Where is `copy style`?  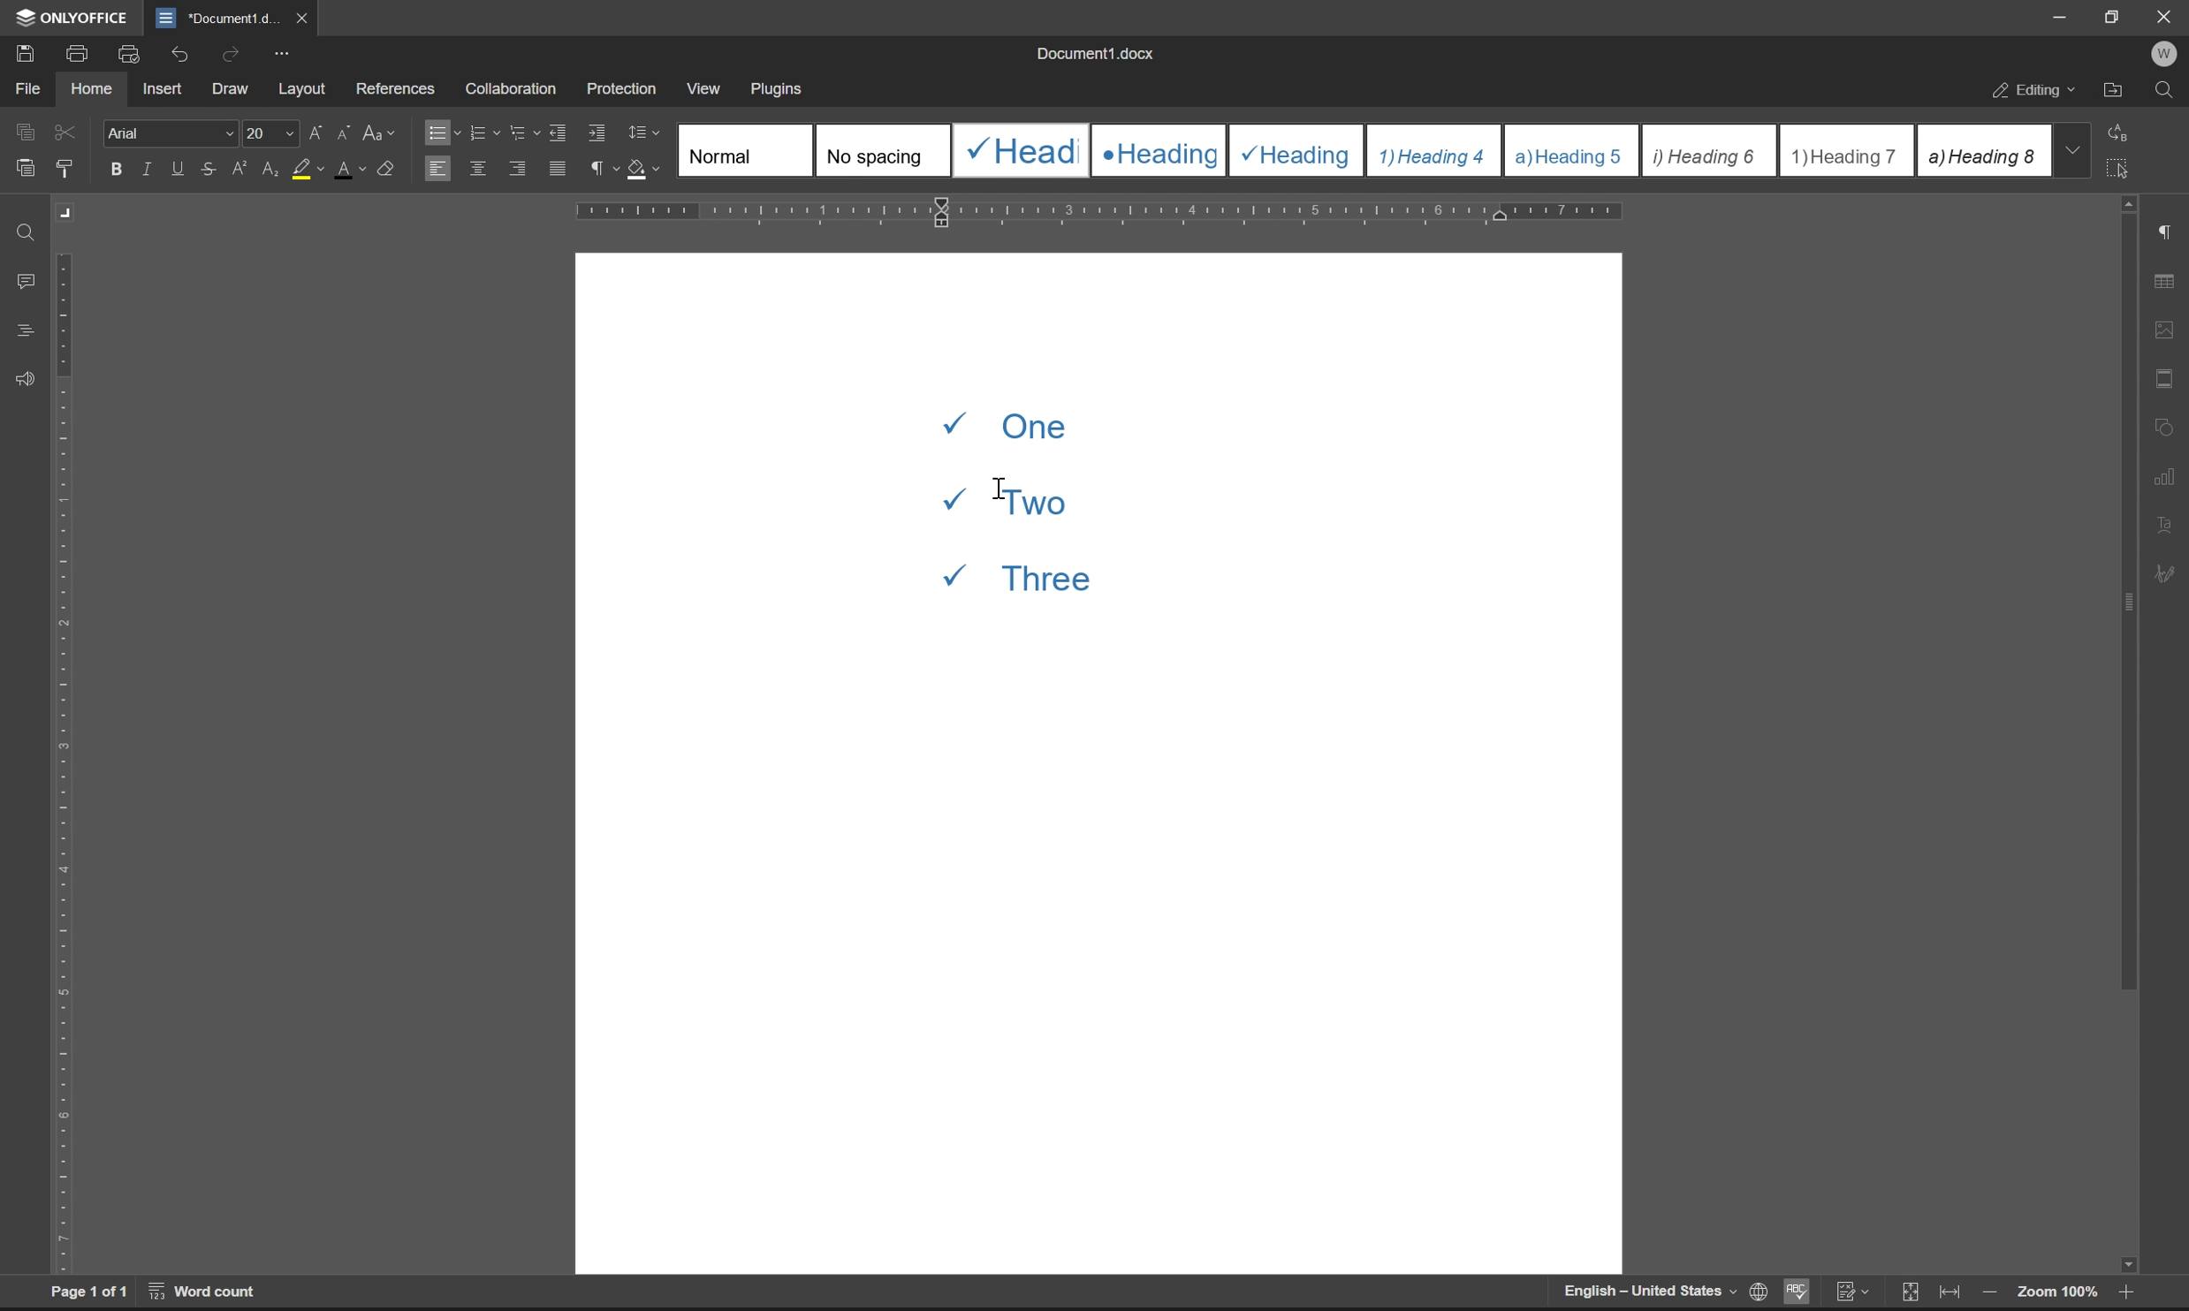
copy style is located at coordinates (65, 170).